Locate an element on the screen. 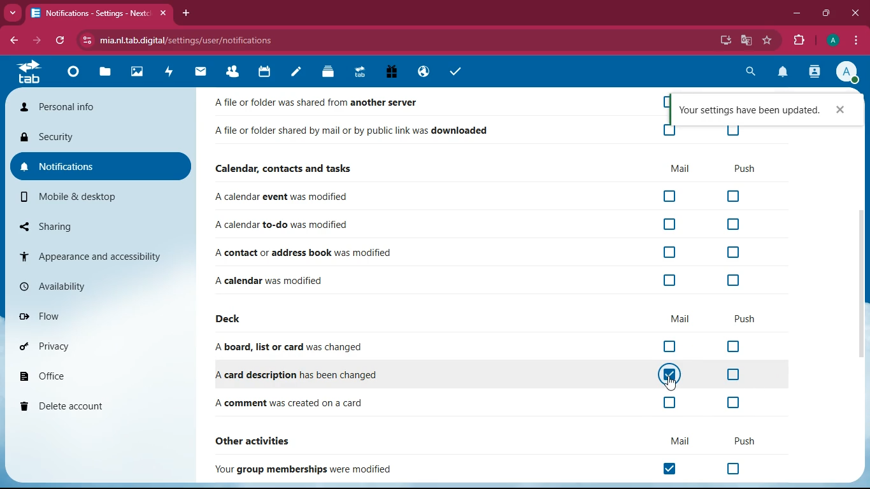 Image resolution: width=870 pixels, height=489 pixels. off is located at coordinates (671, 346).